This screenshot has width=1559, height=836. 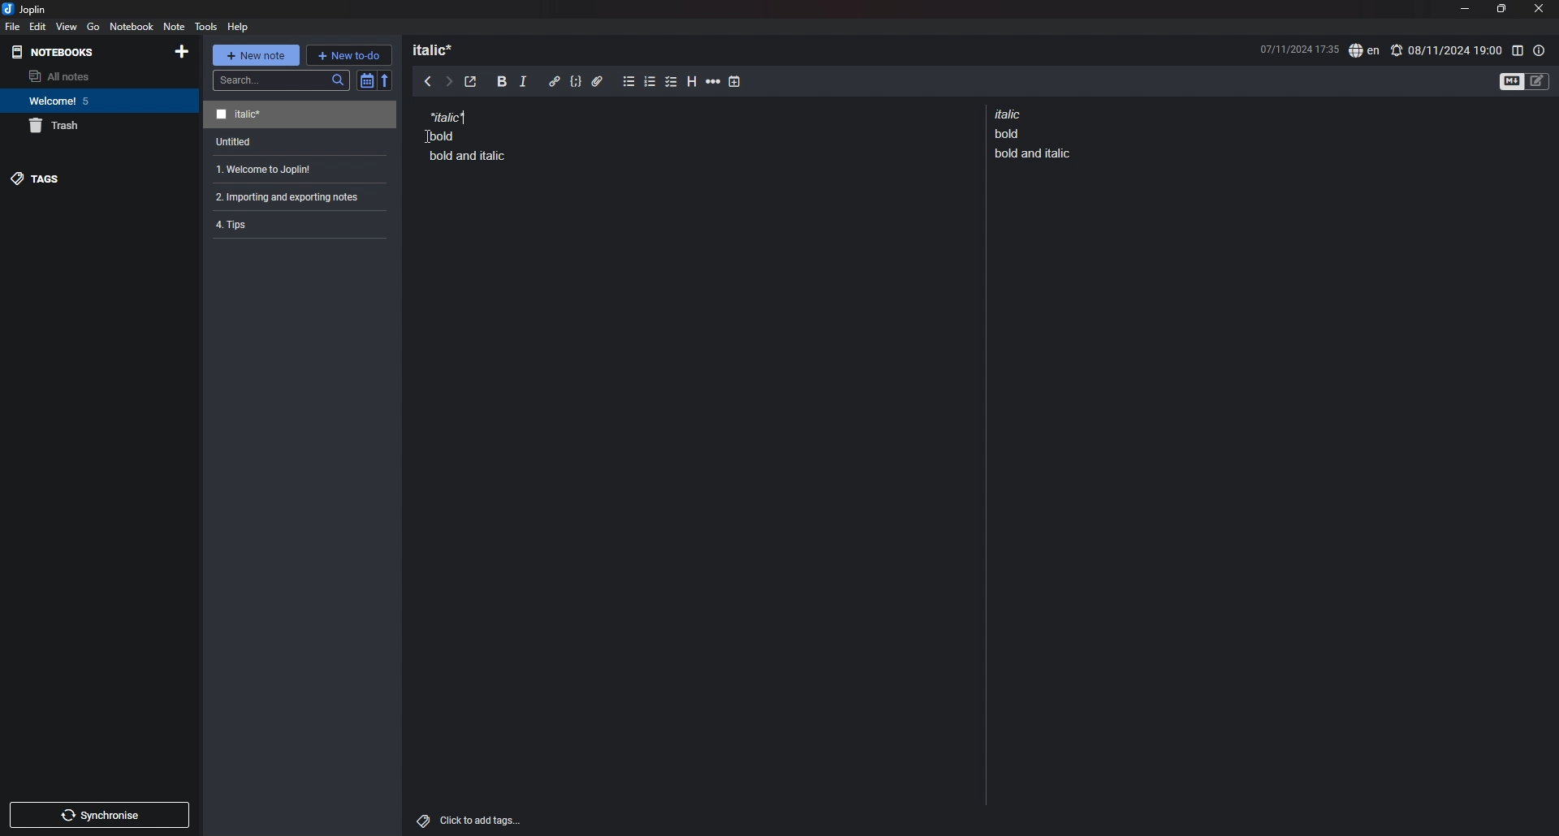 What do you see at coordinates (98, 179) in the screenshot?
I see `tags` at bounding box center [98, 179].